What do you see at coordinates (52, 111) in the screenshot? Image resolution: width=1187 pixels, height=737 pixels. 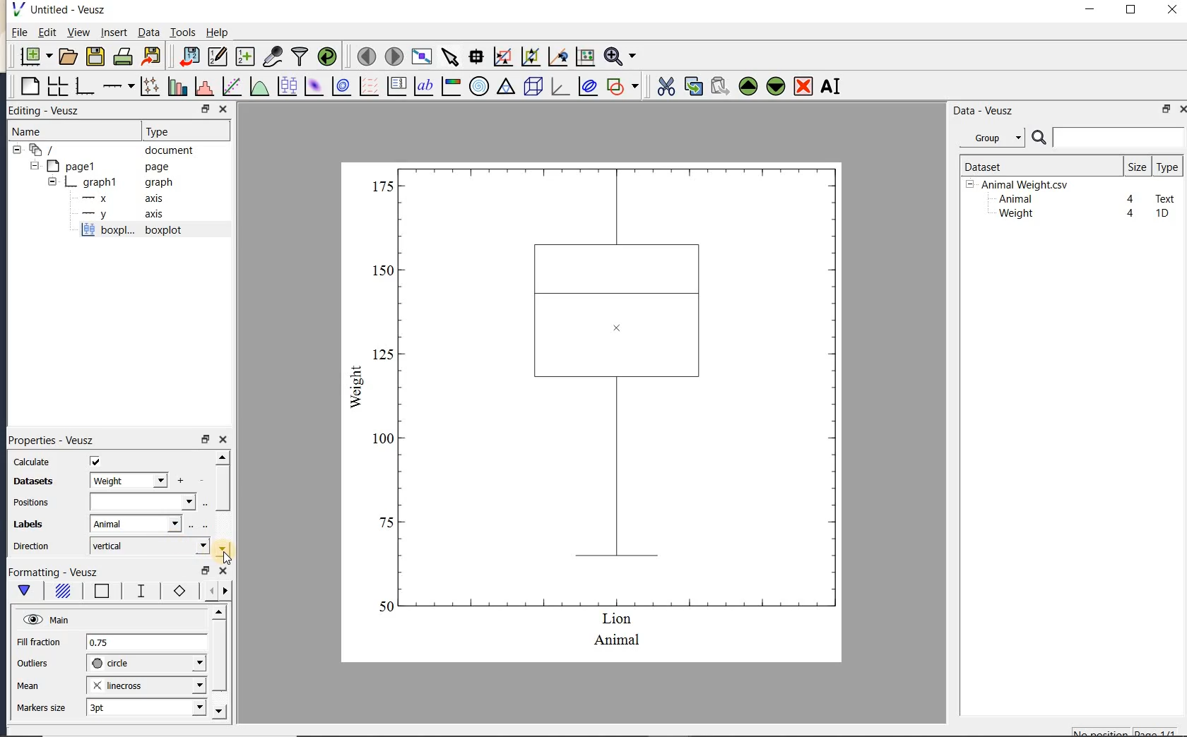 I see `Editing - Veusz` at bounding box center [52, 111].